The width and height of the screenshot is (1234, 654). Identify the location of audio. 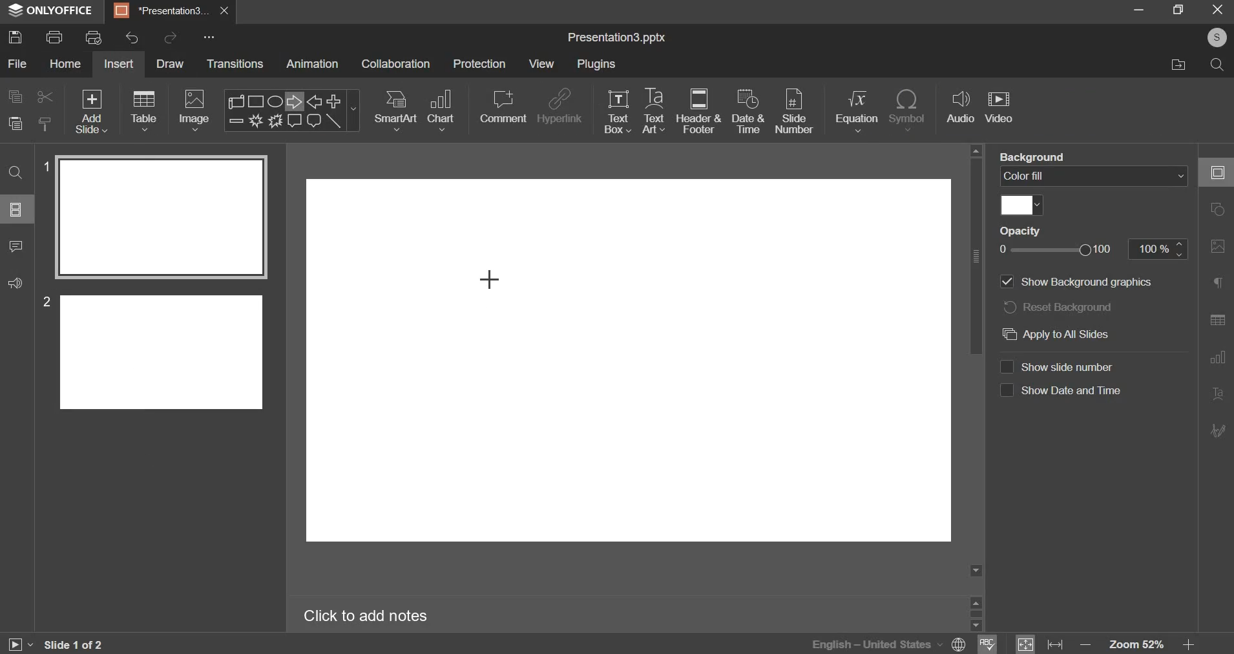
(961, 107).